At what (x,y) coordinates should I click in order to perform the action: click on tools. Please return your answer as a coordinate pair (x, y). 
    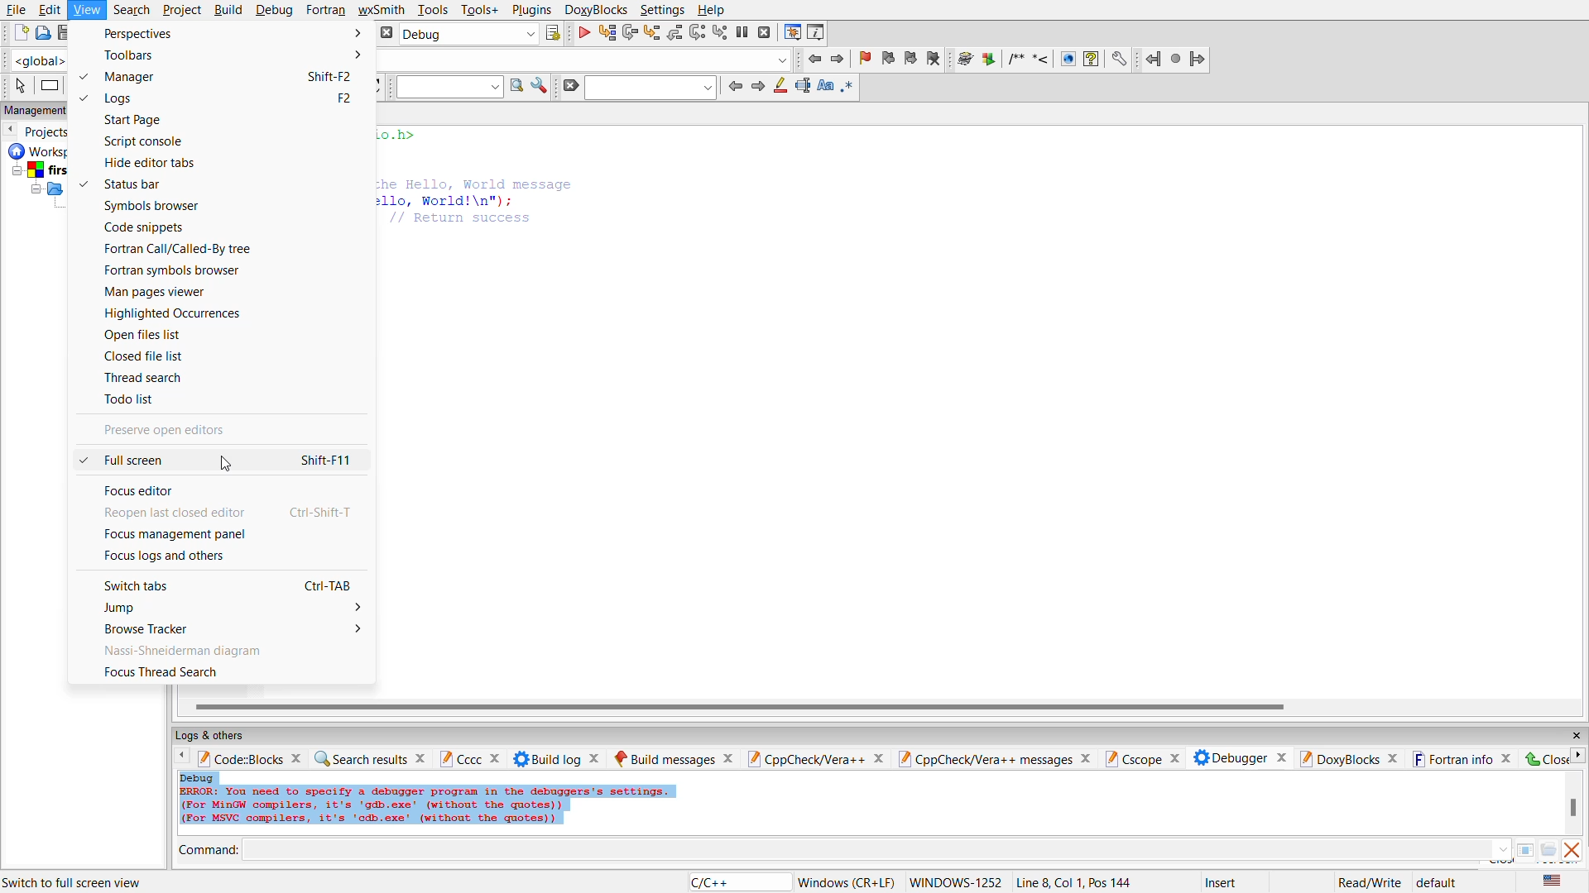
    Looking at the image, I should click on (434, 12).